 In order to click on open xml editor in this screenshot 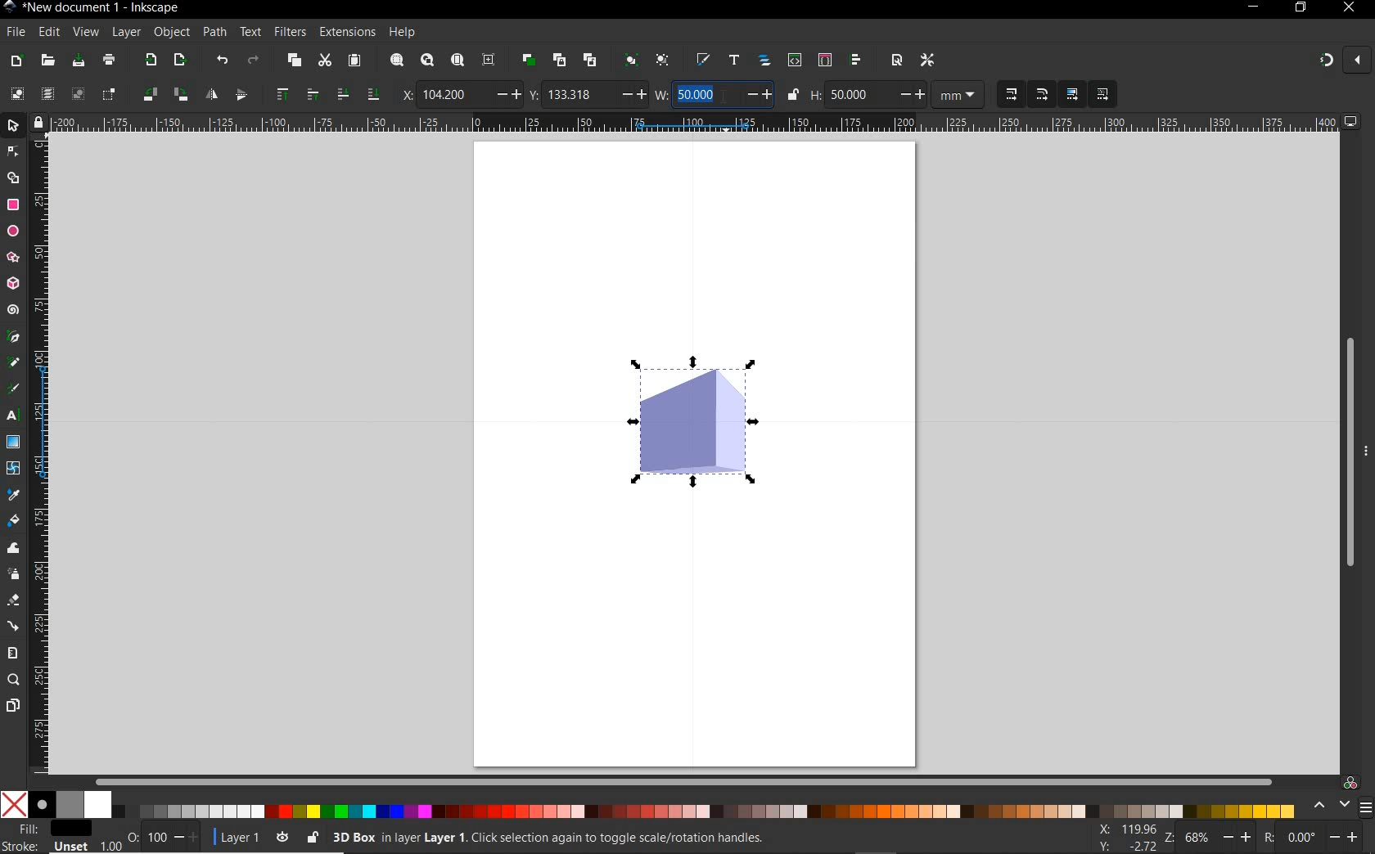, I will do `click(794, 60)`.